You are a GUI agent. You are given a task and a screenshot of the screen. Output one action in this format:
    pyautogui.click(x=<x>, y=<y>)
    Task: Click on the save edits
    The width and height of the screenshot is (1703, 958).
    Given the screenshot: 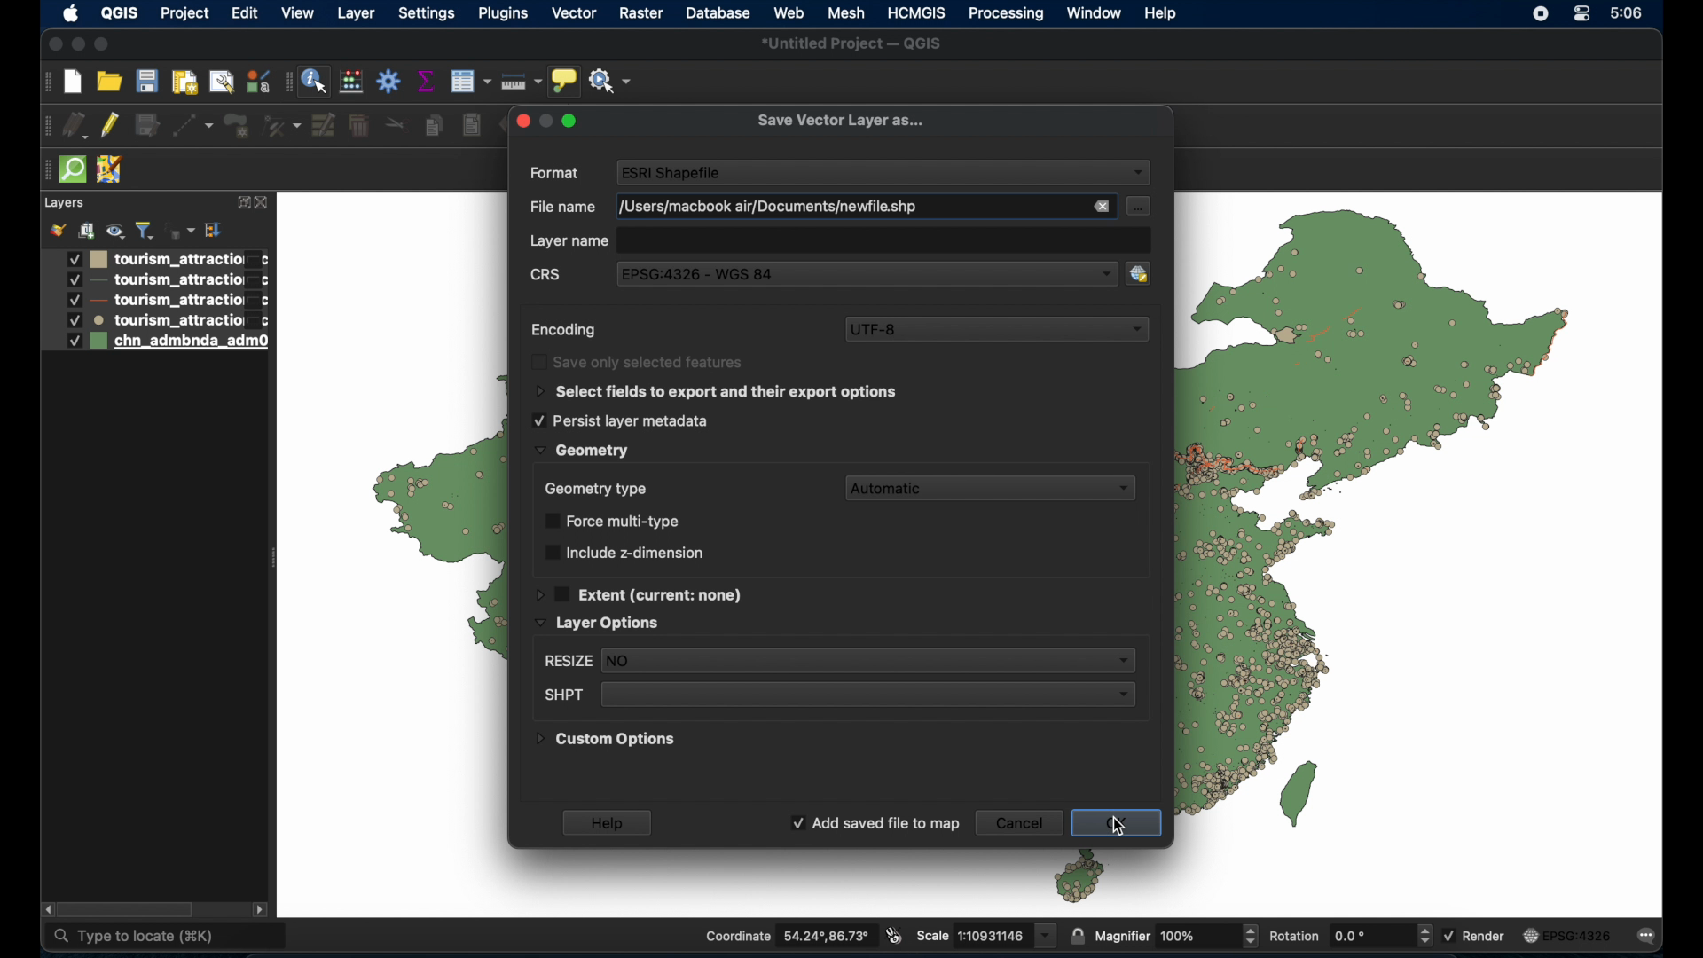 What is the action you would take?
    pyautogui.click(x=148, y=125)
    